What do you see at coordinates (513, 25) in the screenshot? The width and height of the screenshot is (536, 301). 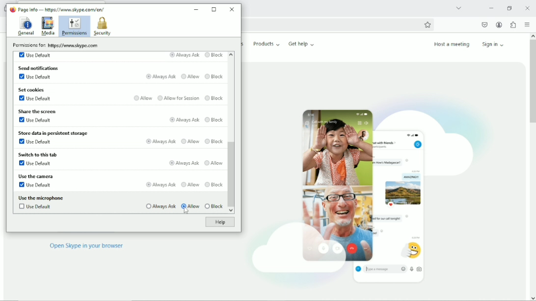 I see `Extensions` at bounding box center [513, 25].